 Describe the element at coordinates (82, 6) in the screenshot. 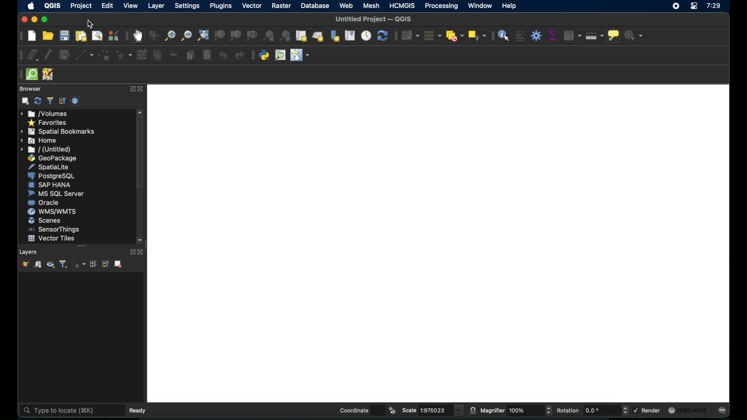

I see `project` at that location.